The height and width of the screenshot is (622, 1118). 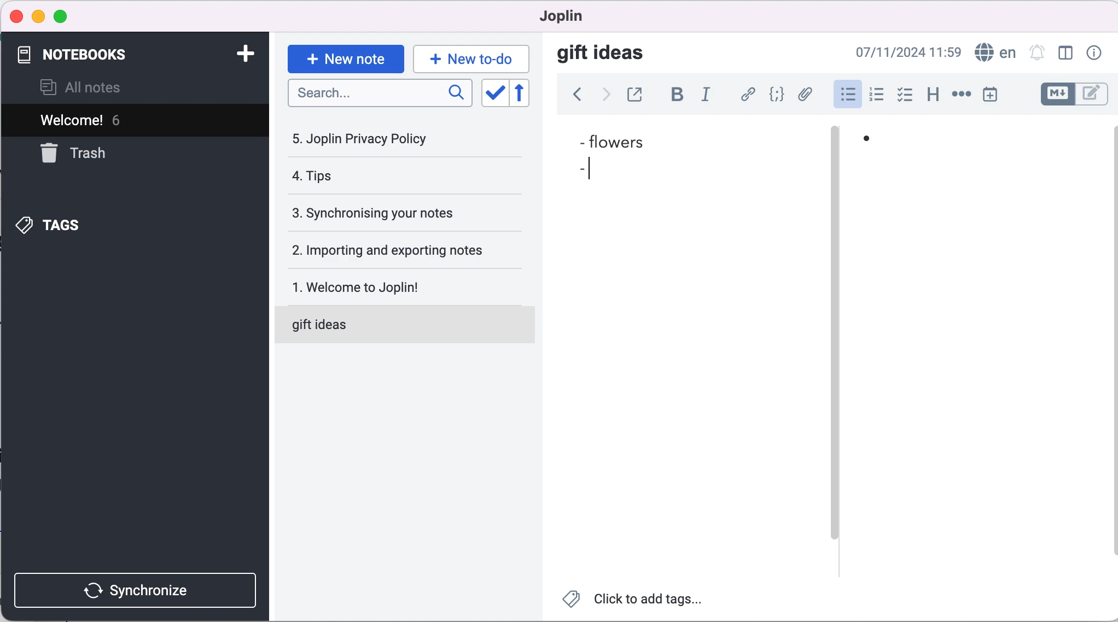 What do you see at coordinates (393, 325) in the screenshot?
I see `gift ideas note` at bounding box center [393, 325].